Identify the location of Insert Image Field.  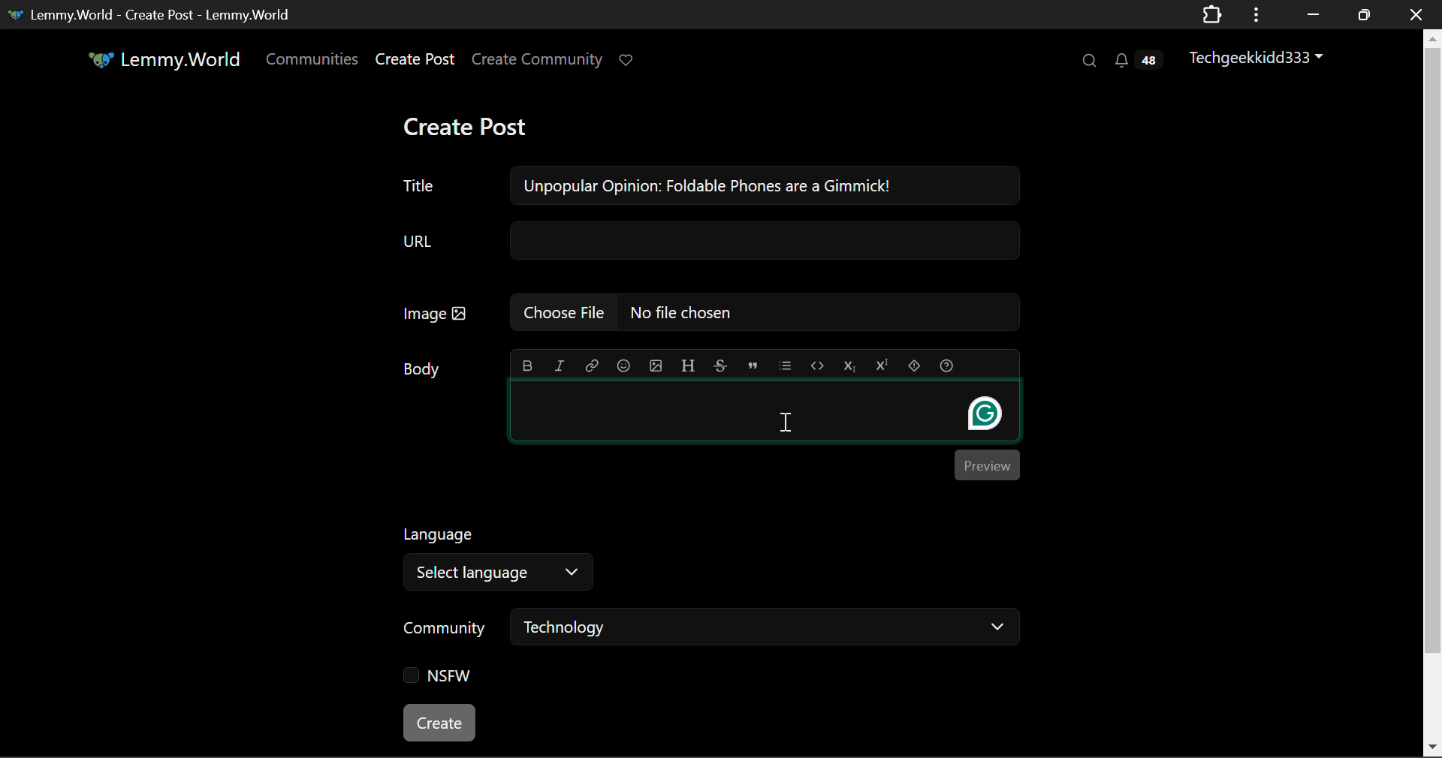
(710, 312).